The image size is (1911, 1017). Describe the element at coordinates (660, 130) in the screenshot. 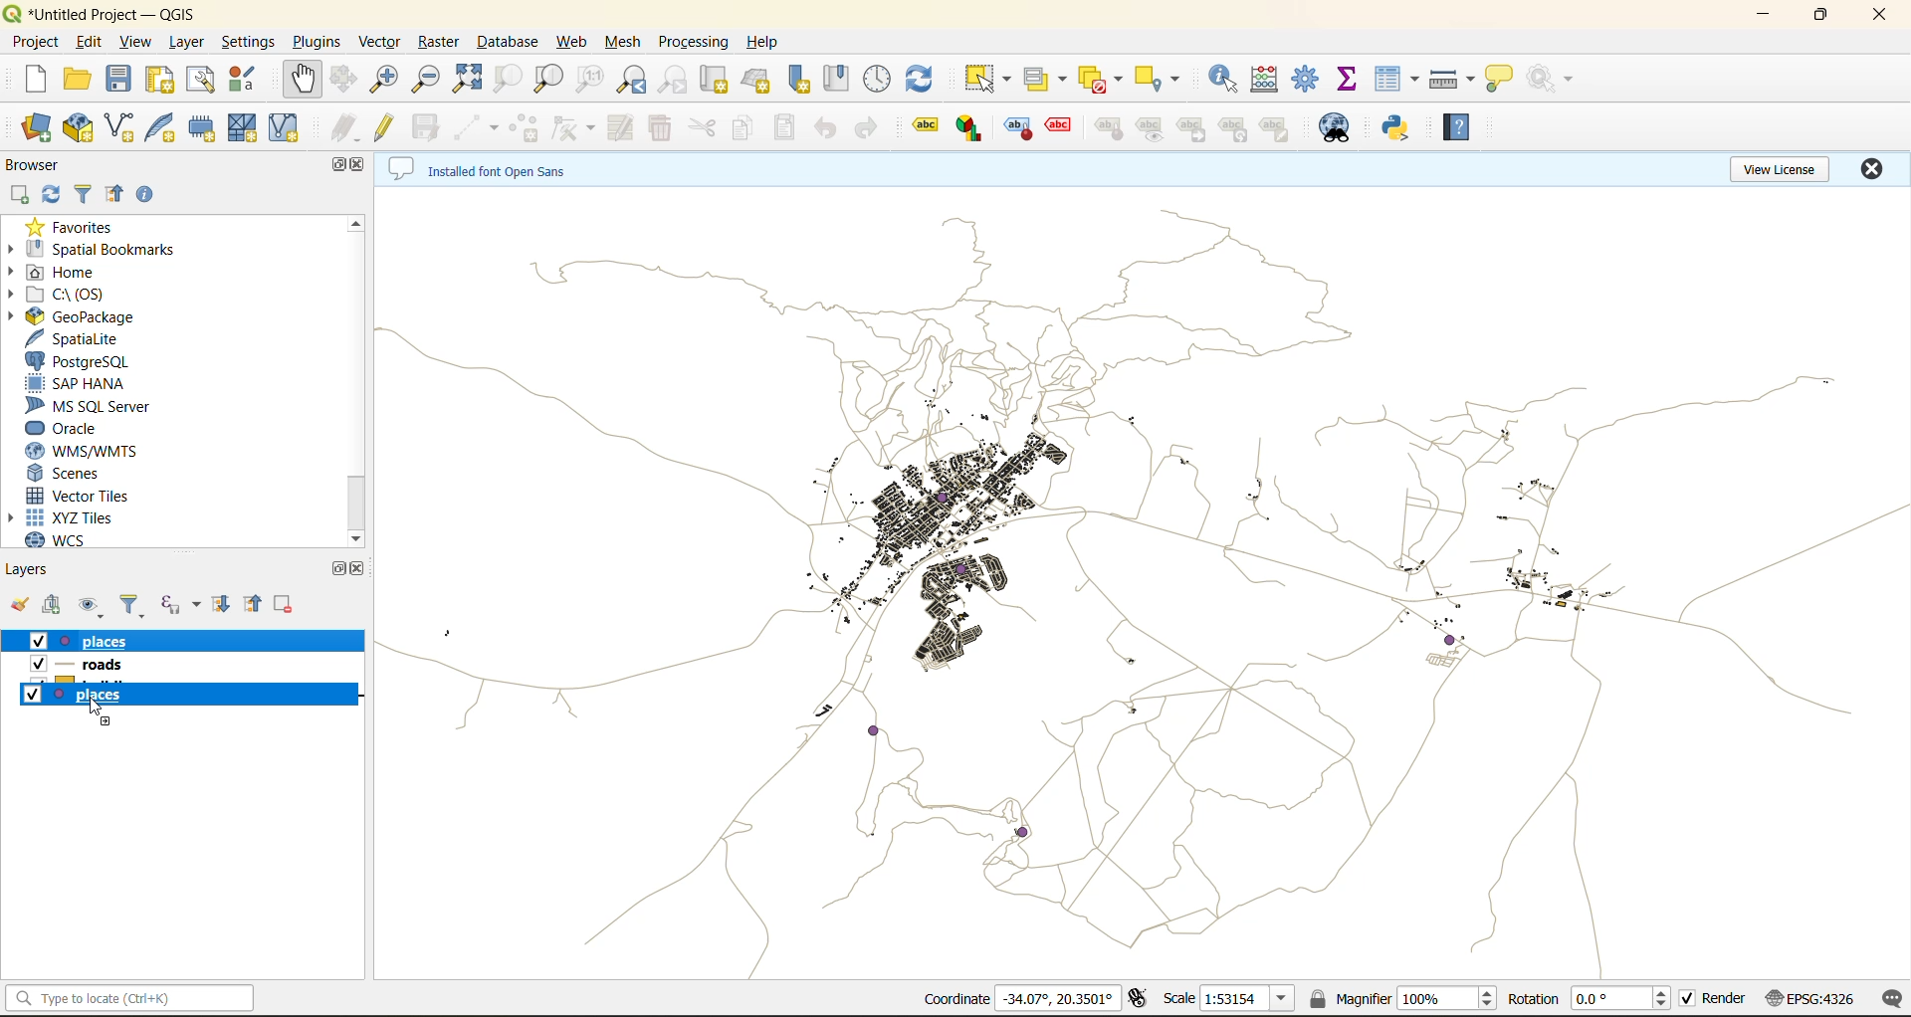

I see `delete` at that location.